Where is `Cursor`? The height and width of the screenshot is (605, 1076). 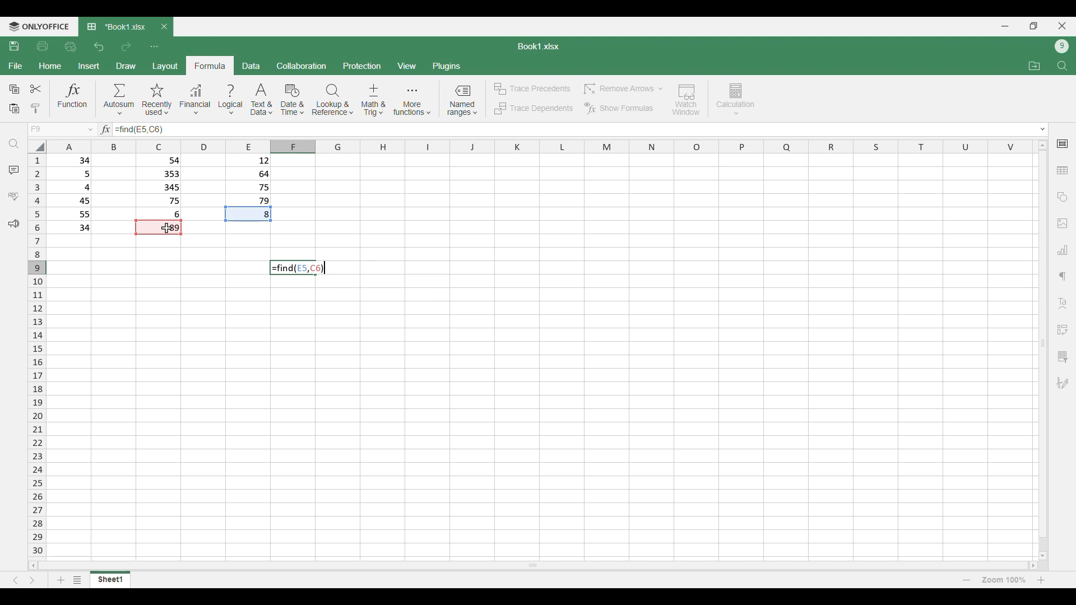 Cursor is located at coordinates (166, 228).